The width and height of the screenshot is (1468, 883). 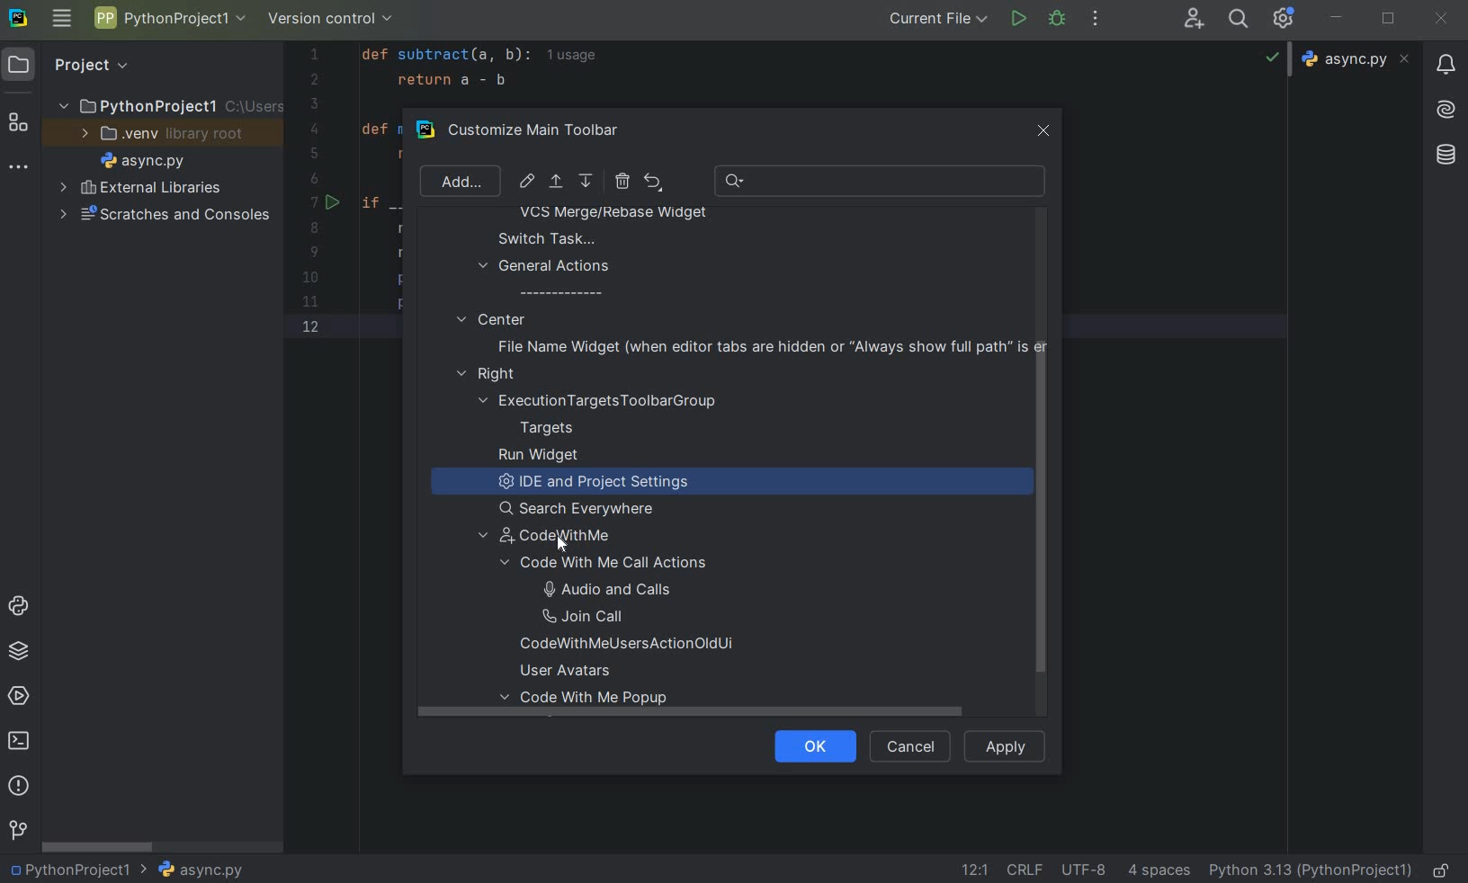 I want to click on MAKE FILE READY ONLY, so click(x=1445, y=869).